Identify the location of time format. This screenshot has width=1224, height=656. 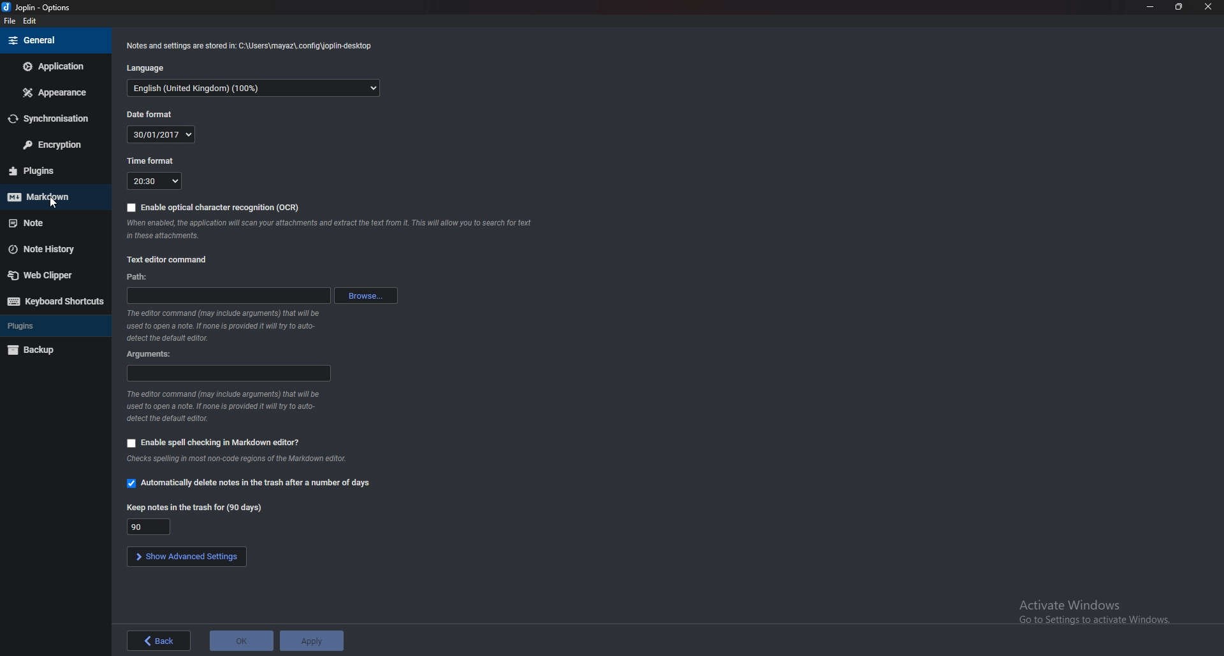
(155, 181).